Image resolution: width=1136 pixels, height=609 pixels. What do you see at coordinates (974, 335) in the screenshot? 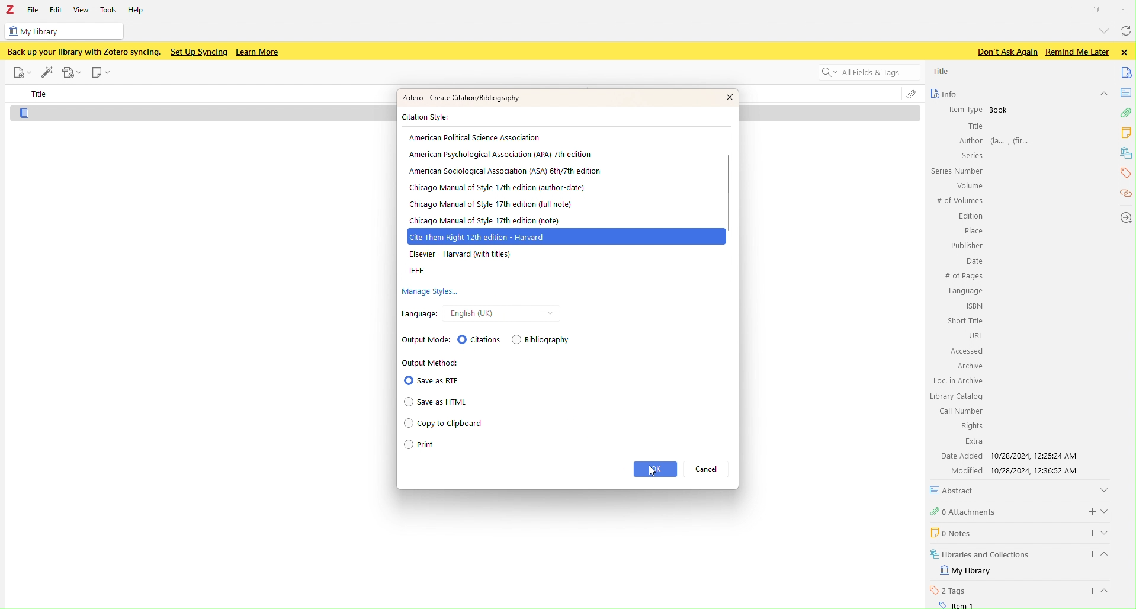
I see `URL` at bounding box center [974, 335].